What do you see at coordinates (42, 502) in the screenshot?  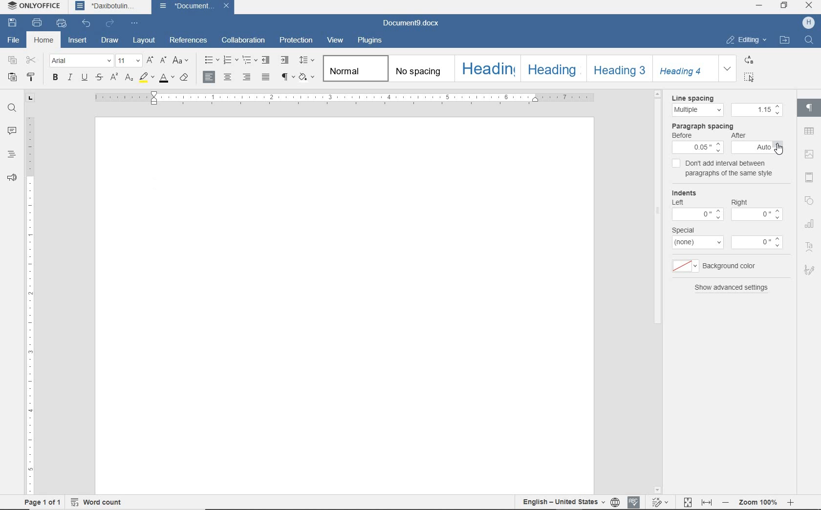 I see `page 1 of 1` at bounding box center [42, 502].